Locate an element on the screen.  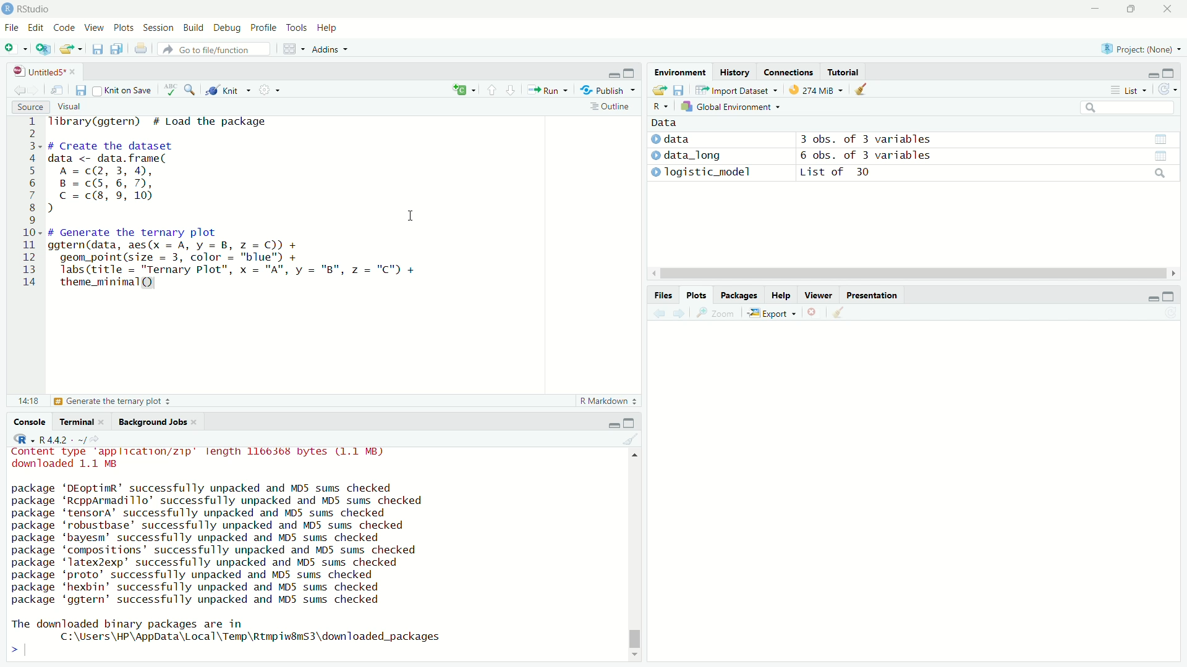
Addins ~ is located at coordinates (328, 50).